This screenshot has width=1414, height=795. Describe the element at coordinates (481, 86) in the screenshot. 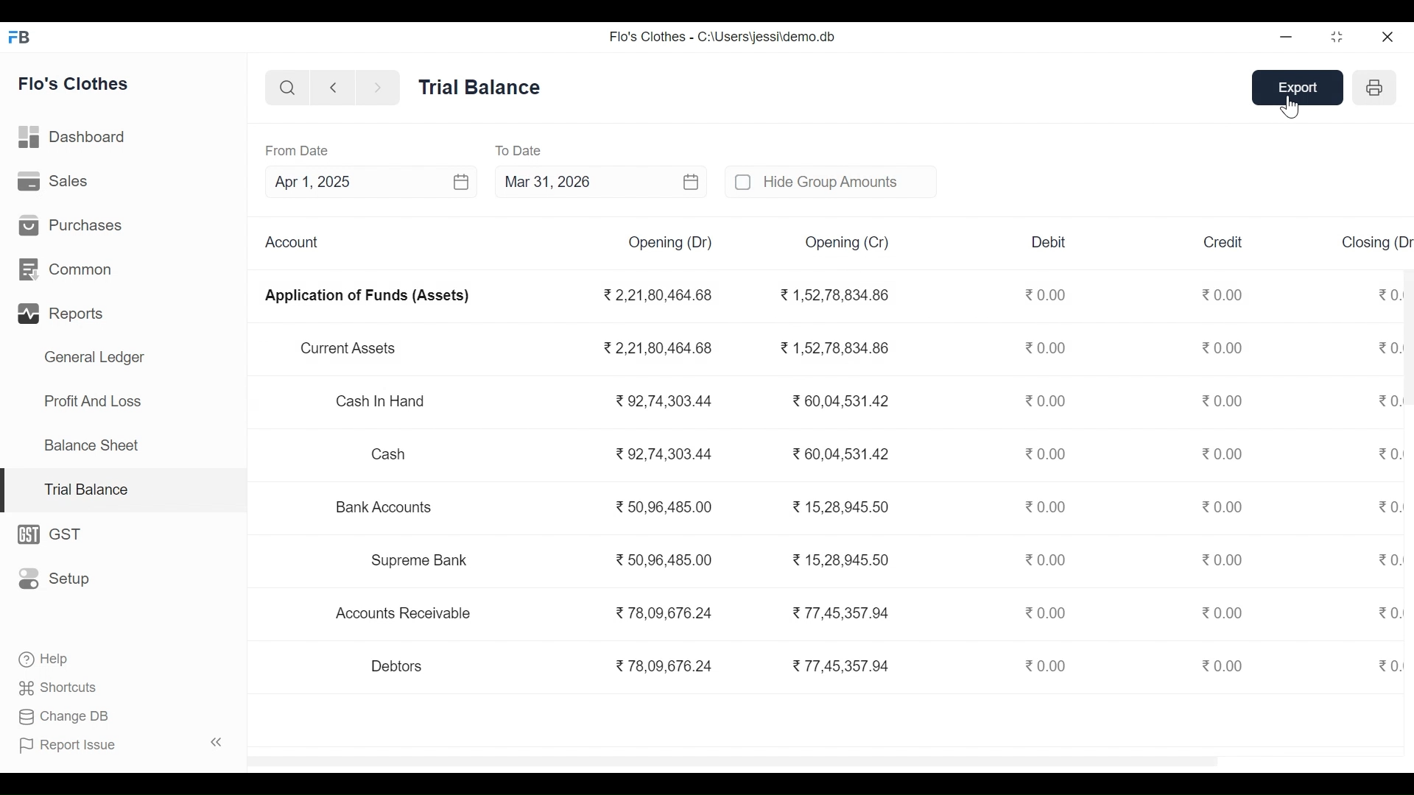

I see `Trial Balance` at that location.